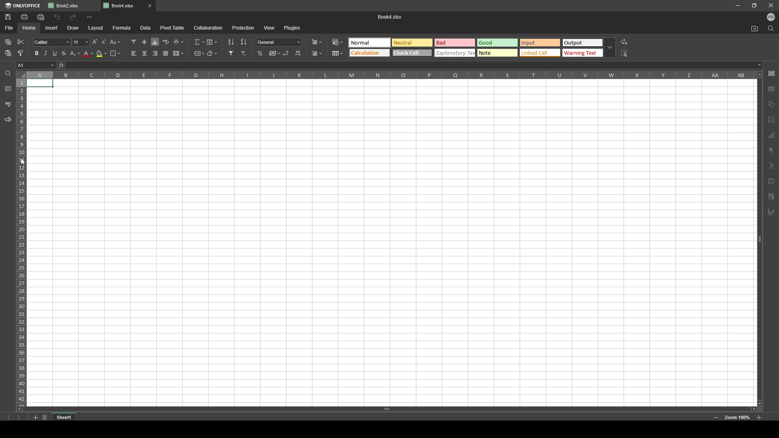 The height and width of the screenshot is (438, 779). What do you see at coordinates (497, 43) in the screenshot?
I see `Good` at bounding box center [497, 43].